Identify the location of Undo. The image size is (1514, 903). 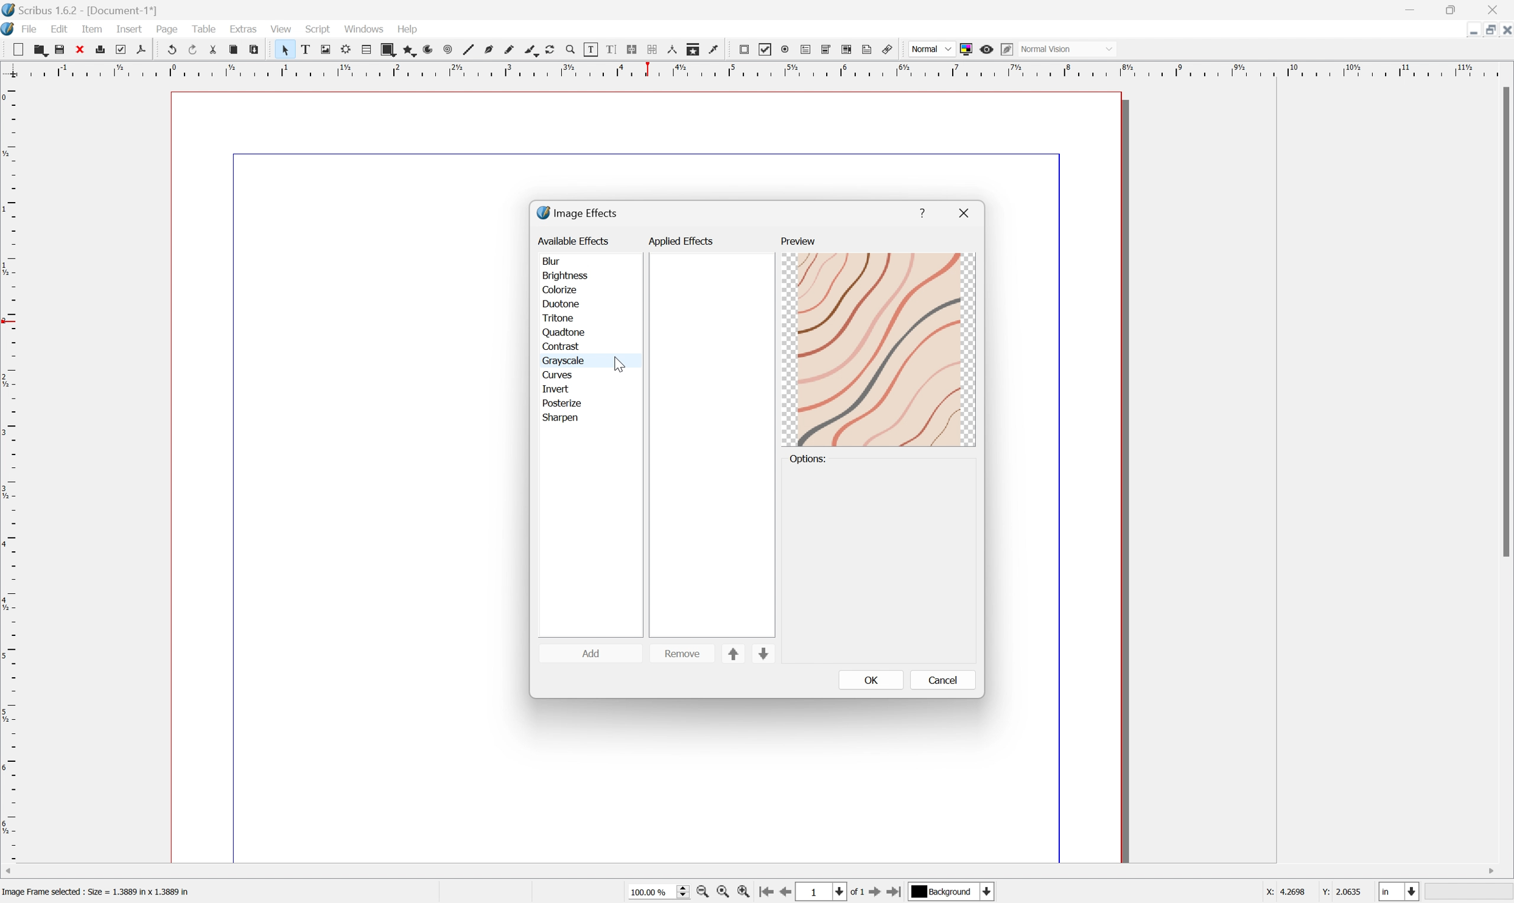
(173, 48).